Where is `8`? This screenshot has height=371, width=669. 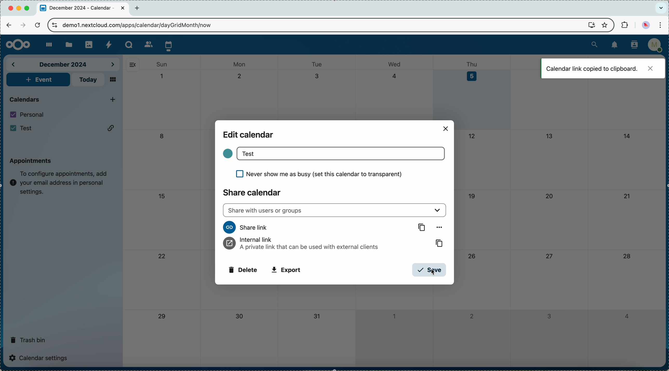
8 is located at coordinates (162, 137).